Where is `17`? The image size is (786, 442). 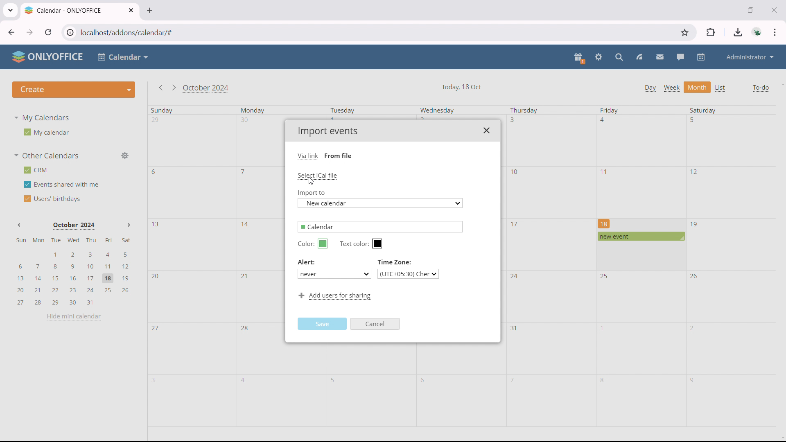 17 is located at coordinates (515, 224).